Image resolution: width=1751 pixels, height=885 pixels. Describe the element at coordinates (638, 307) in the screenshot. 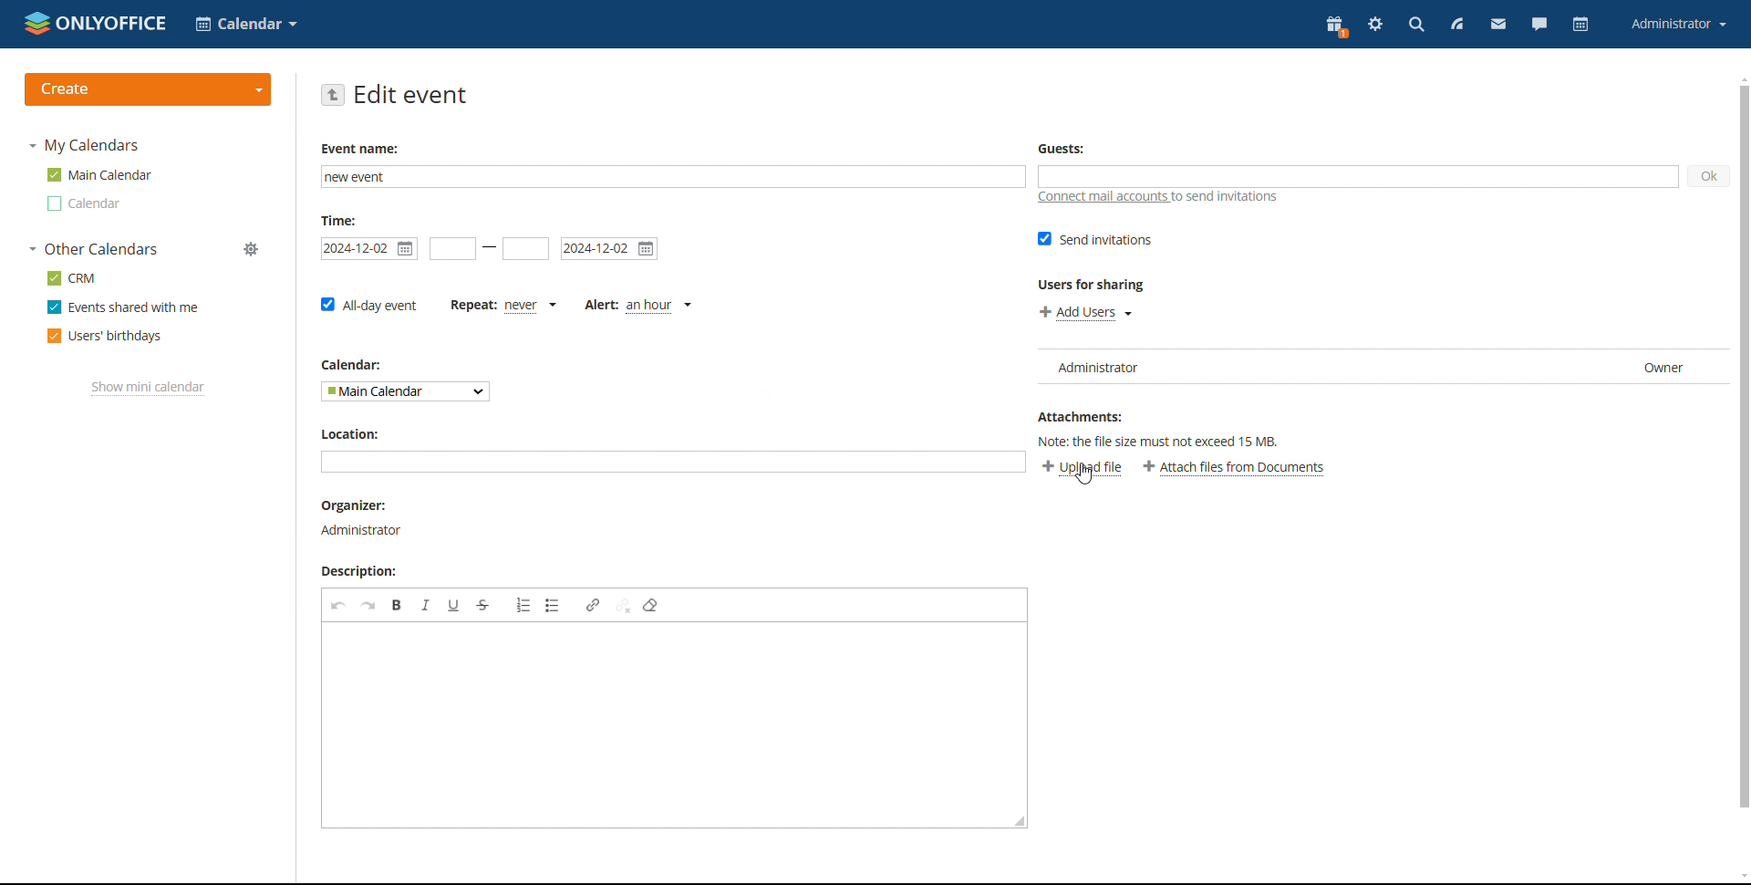

I see `alert type` at that location.